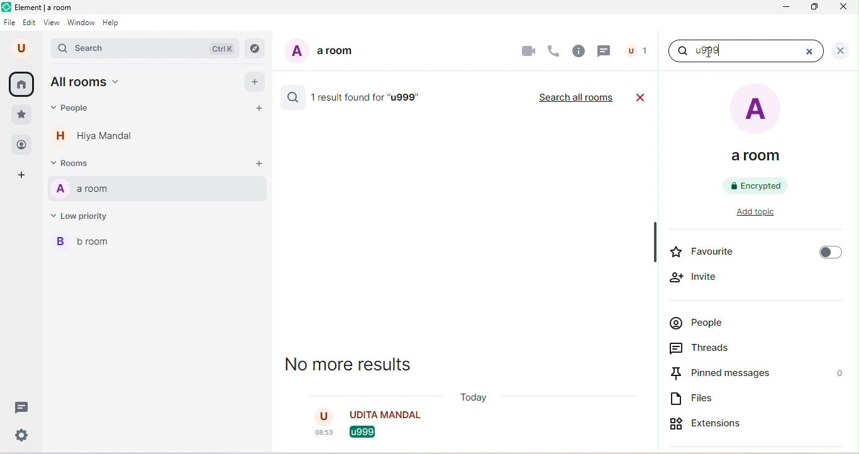 The height and width of the screenshot is (454, 859). I want to click on udita mandal, so click(381, 416).